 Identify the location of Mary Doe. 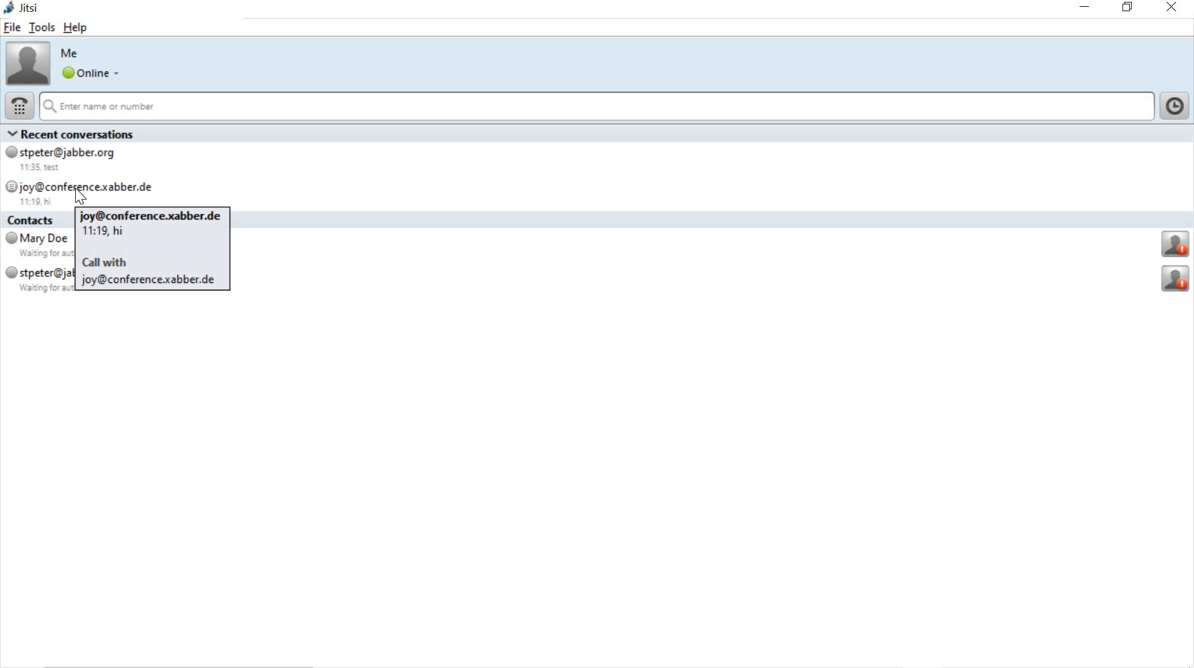
(38, 240).